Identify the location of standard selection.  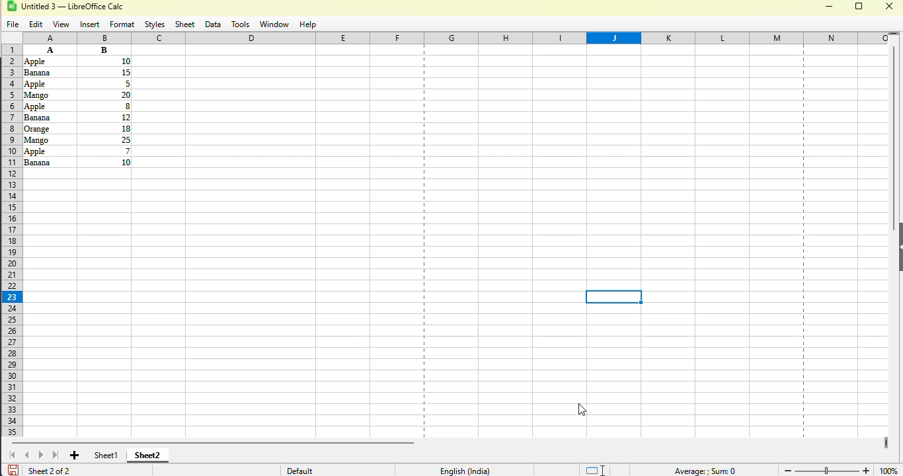
(594, 469).